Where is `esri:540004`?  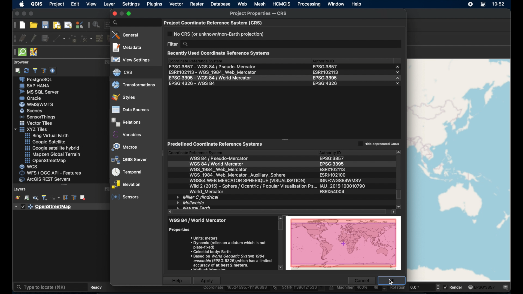
esri:540004 is located at coordinates (334, 192).